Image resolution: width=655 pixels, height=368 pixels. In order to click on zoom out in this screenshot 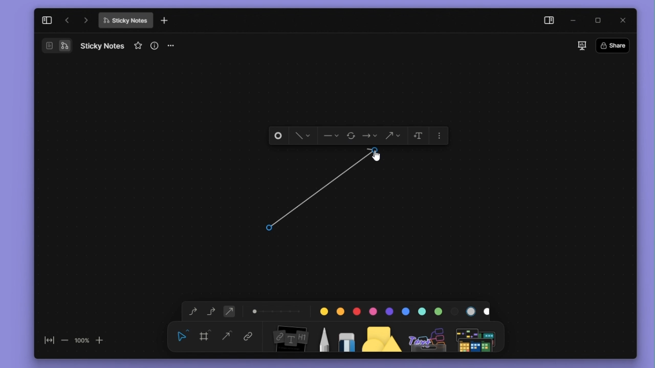, I will do `click(64, 340)`.